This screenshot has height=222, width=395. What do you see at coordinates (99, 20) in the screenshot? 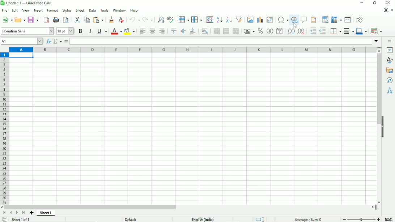
I see `Paste` at bounding box center [99, 20].